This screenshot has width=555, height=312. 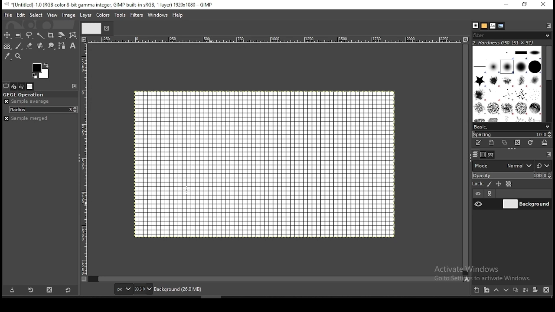 What do you see at coordinates (19, 46) in the screenshot?
I see `brush tool` at bounding box center [19, 46].